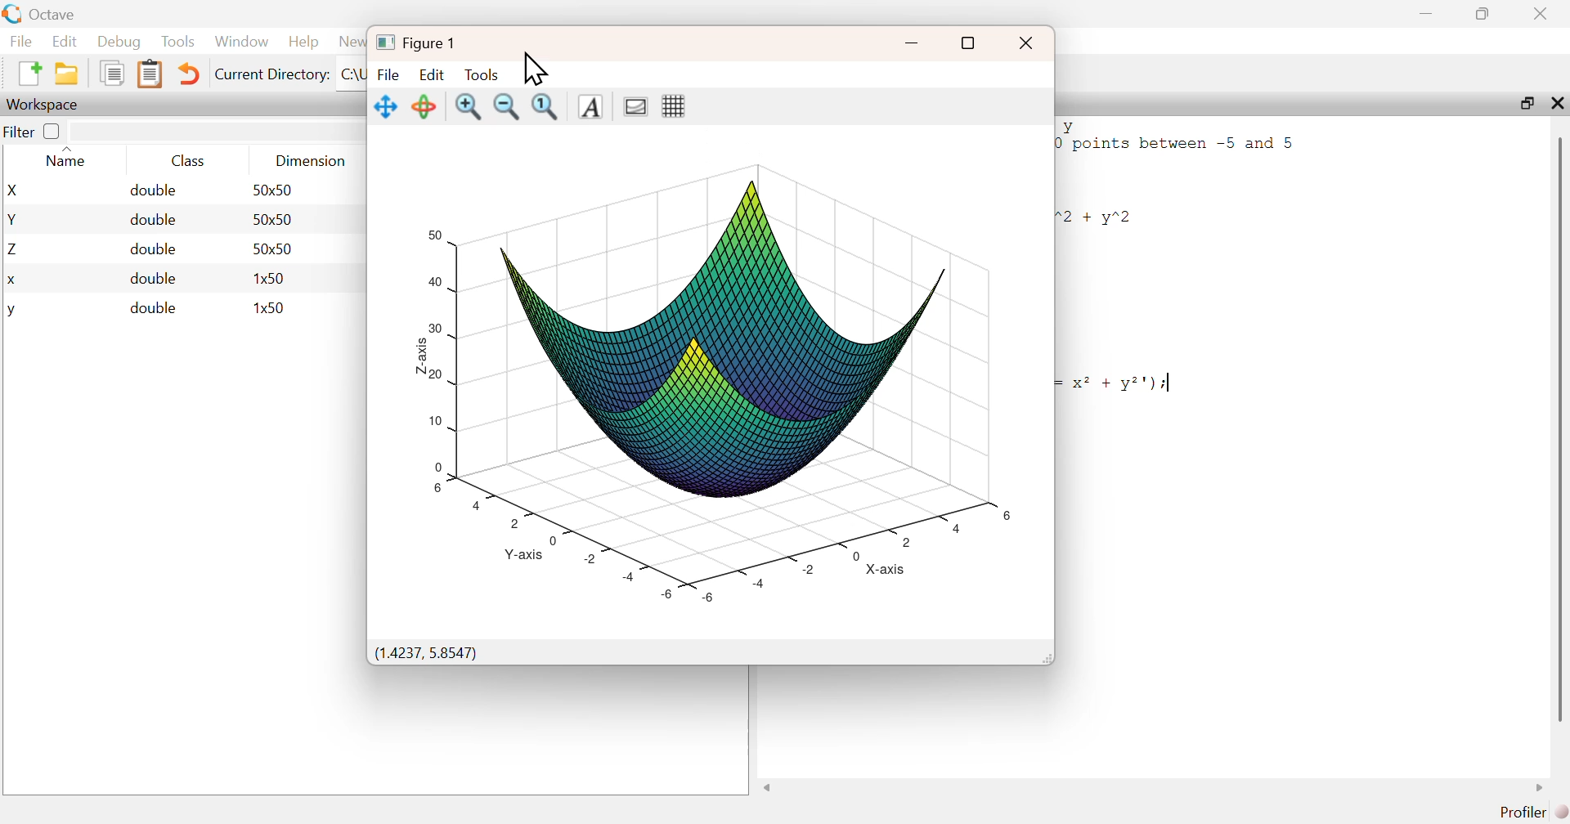 This screenshot has width=1570, height=824. I want to click on Y, so click(14, 219).